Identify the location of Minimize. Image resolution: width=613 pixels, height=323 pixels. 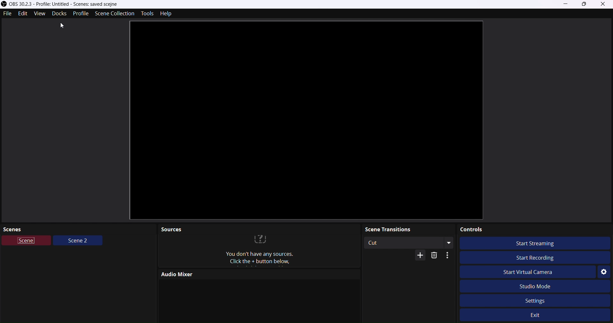
(566, 4).